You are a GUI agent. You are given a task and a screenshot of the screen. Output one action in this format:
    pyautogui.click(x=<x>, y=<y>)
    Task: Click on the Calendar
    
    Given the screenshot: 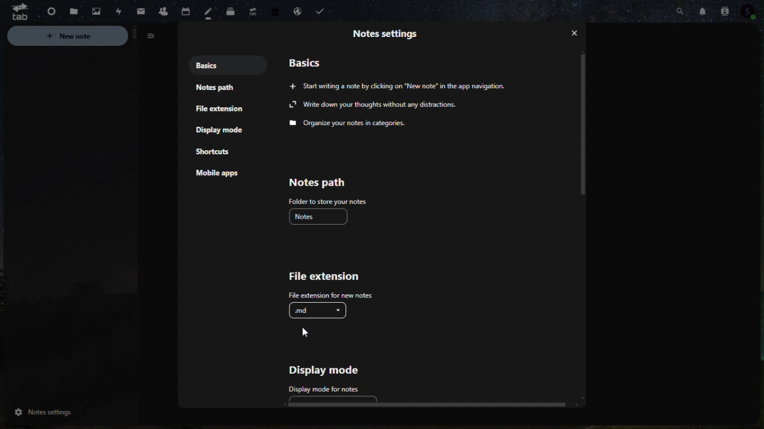 What is the action you would take?
    pyautogui.click(x=190, y=9)
    